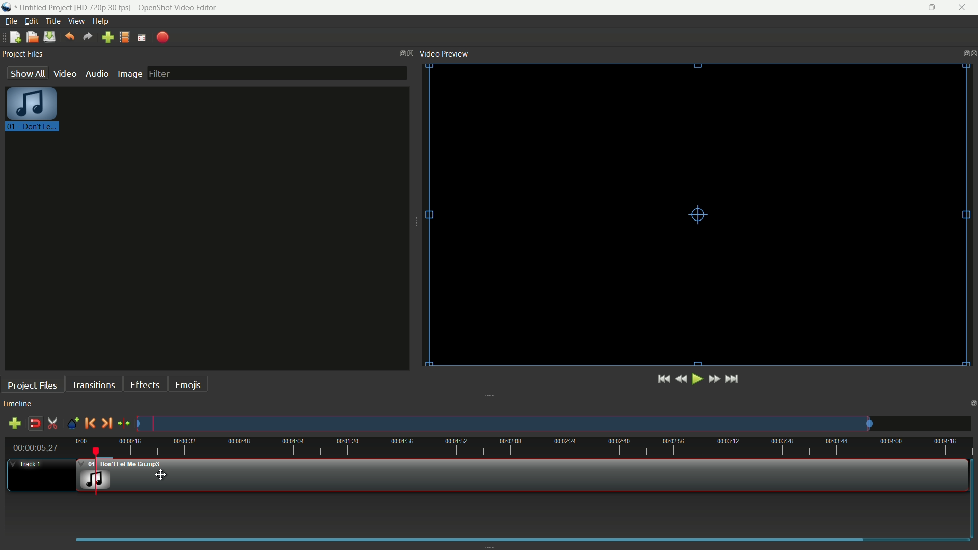  I want to click on save file, so click(49, 37).